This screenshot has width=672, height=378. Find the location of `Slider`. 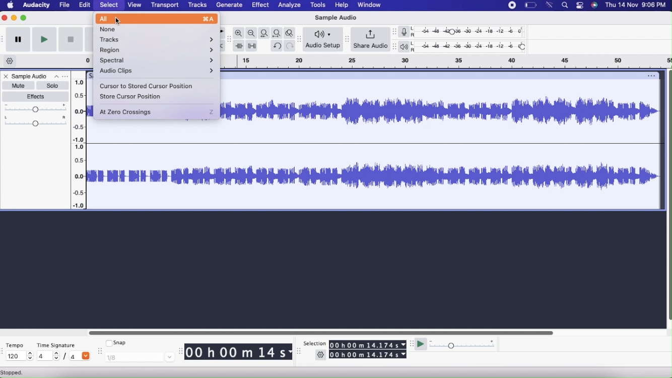

Slider is located at coordinates (79, 142).